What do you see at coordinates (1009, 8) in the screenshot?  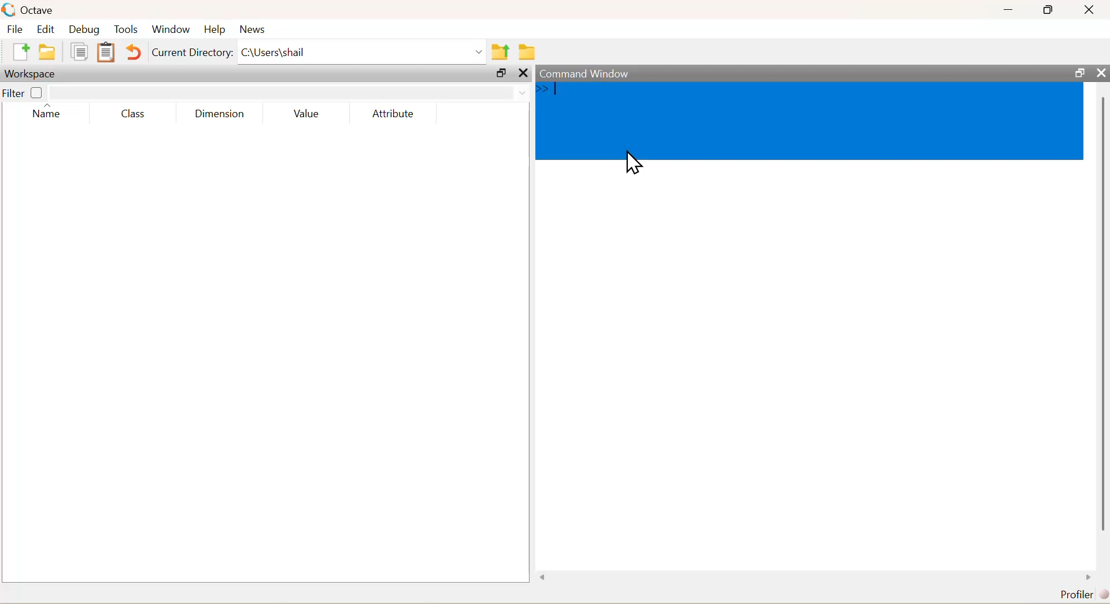 I see `minimise` at bounding box center [1009, 8].